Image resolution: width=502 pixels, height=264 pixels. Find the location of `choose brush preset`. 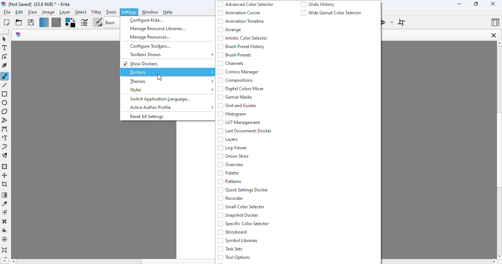

choose brush preset is located at coordinates (97, 23).